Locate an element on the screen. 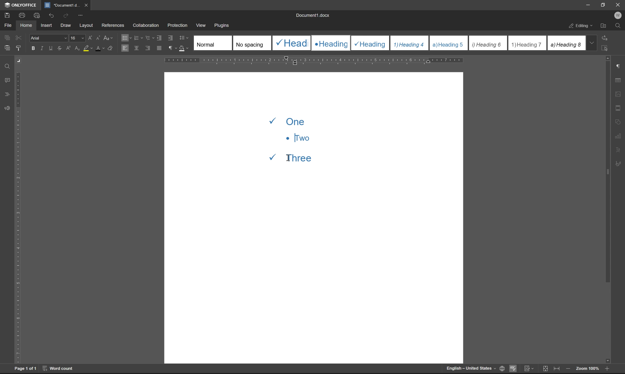  restore down is located at coordinates (604, 5).